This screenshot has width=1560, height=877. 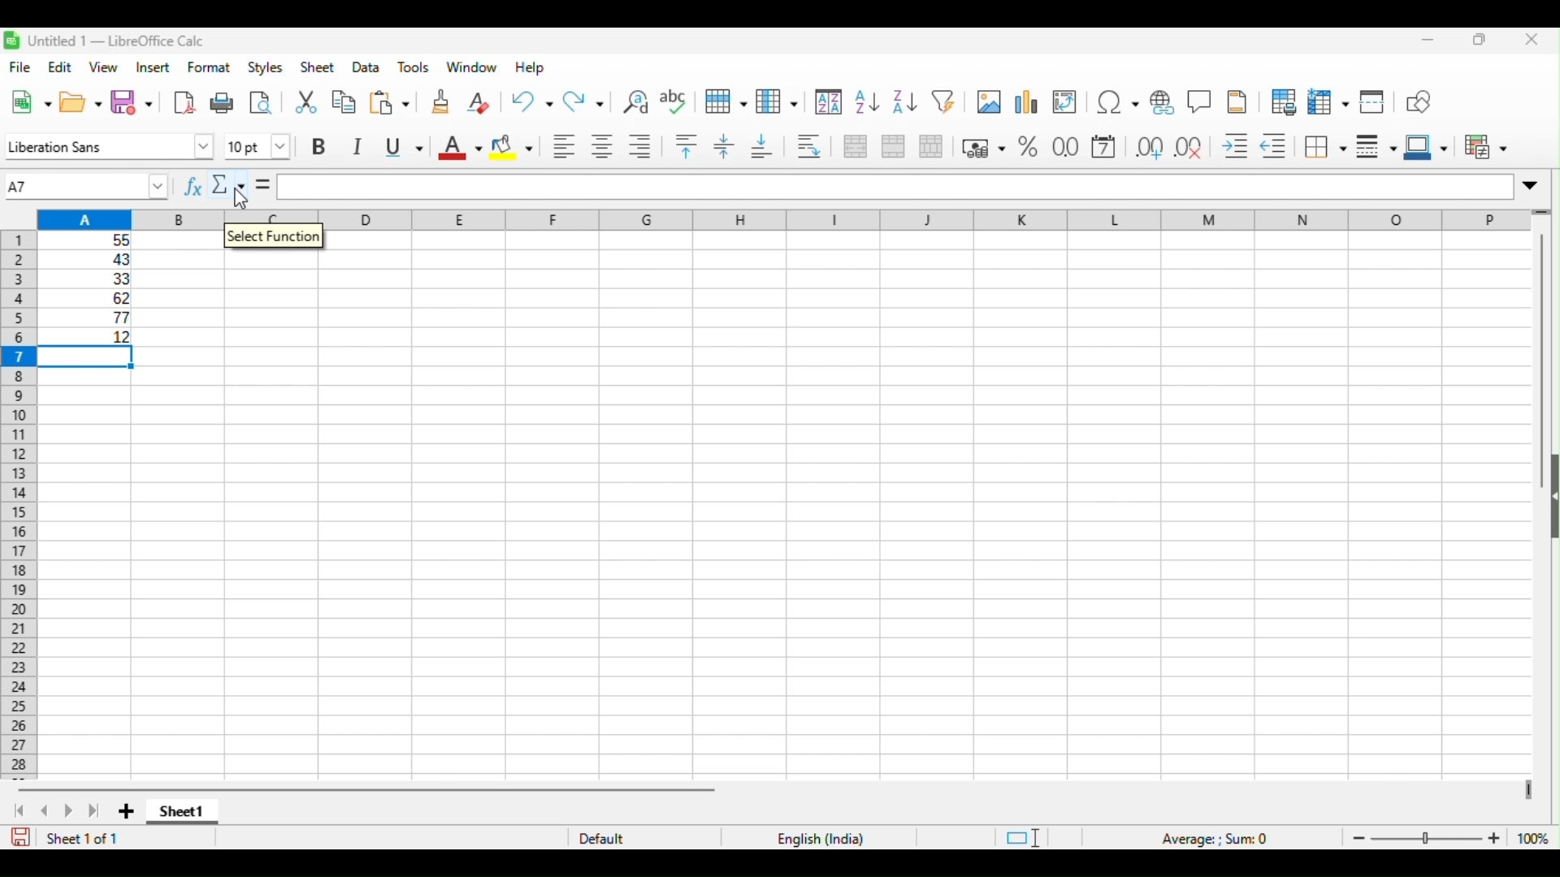 What do you see at coordinates (1200, 100) in the screenshot?
I see `insert comment` at bounding box center [1200, 100].